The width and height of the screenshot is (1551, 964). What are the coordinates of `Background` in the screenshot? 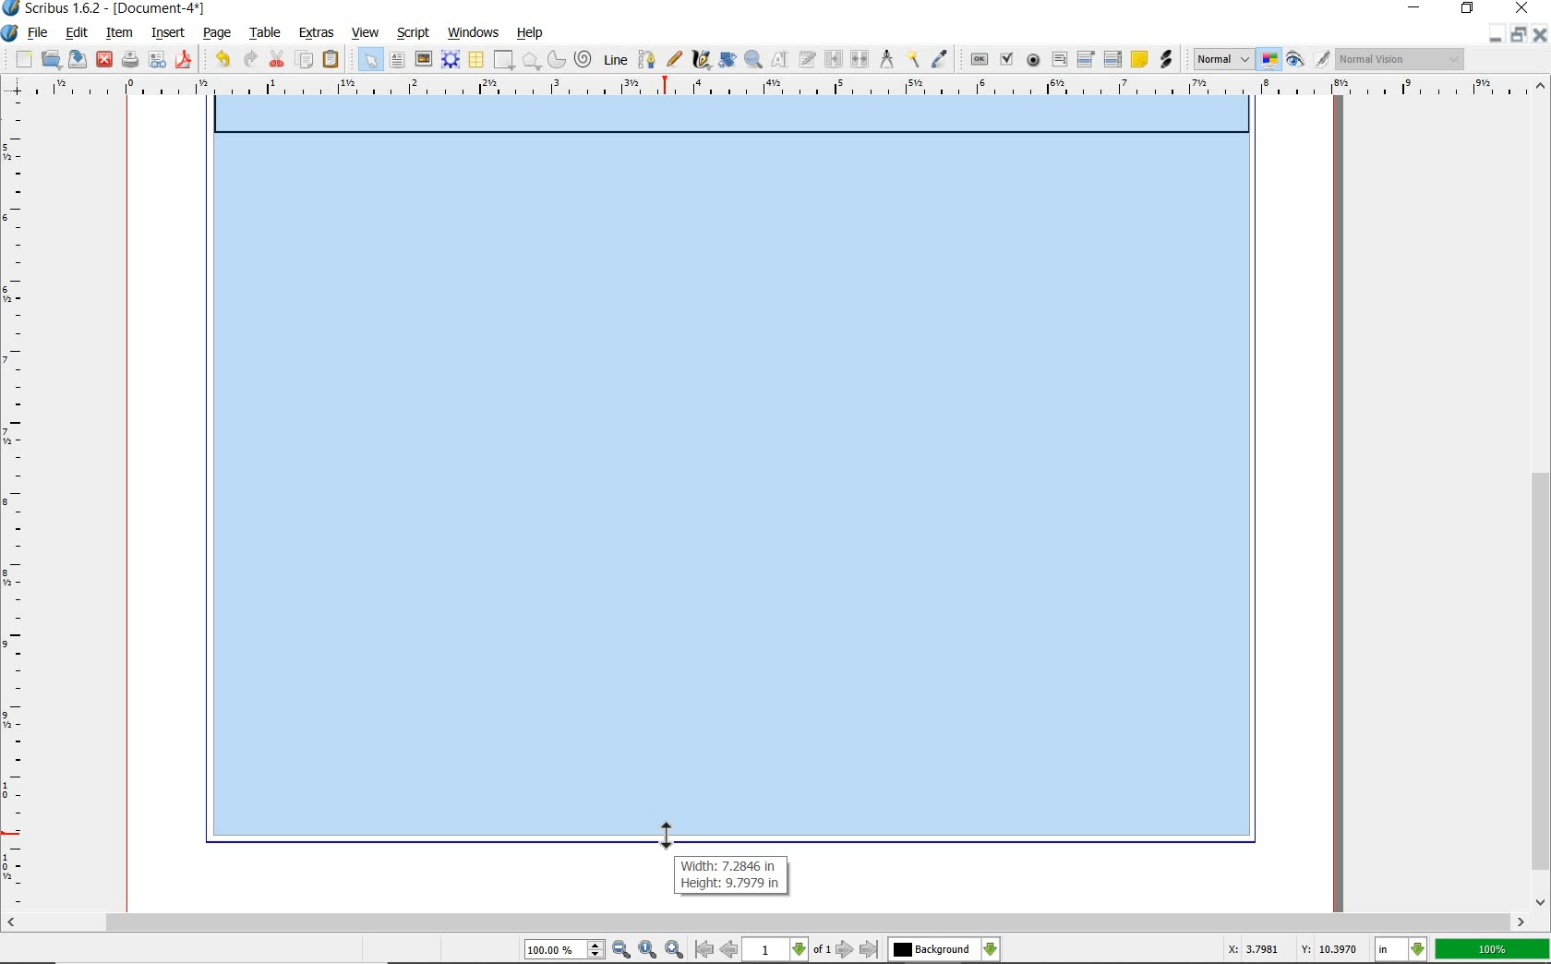 It's located at (944, 950).